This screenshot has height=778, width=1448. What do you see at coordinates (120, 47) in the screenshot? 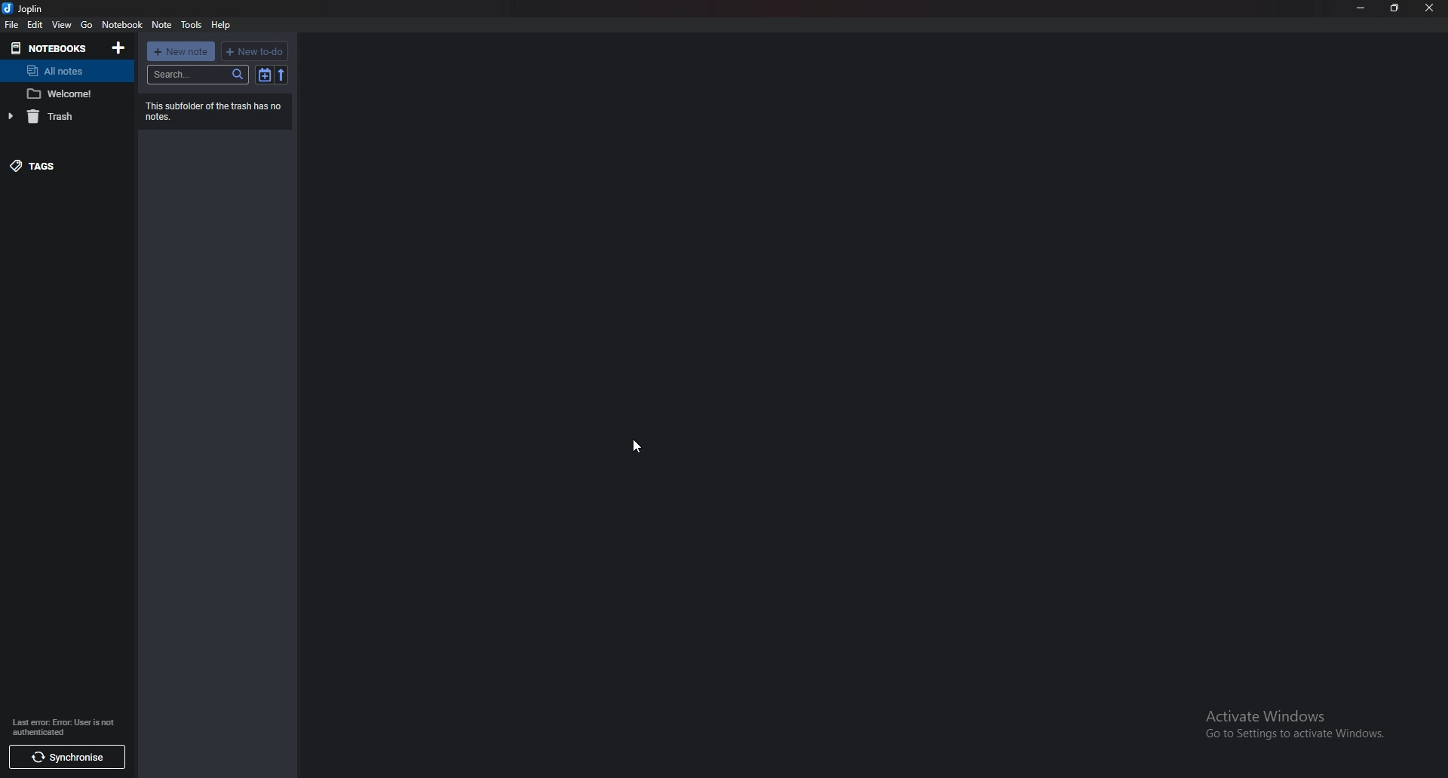
I see `add notebooks` at bounding box center [120, 47].